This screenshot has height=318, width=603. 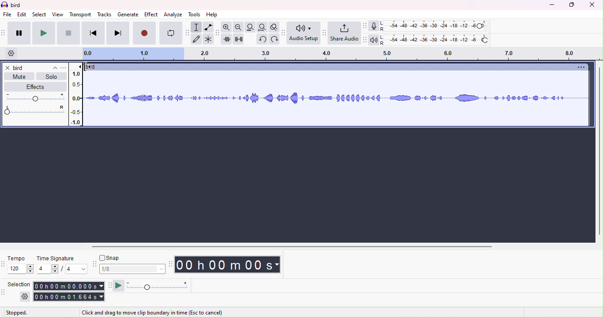 What do you see at coordinates (22, 15) in the screenshot?
I see `edit` at bounding box center [22, 15].